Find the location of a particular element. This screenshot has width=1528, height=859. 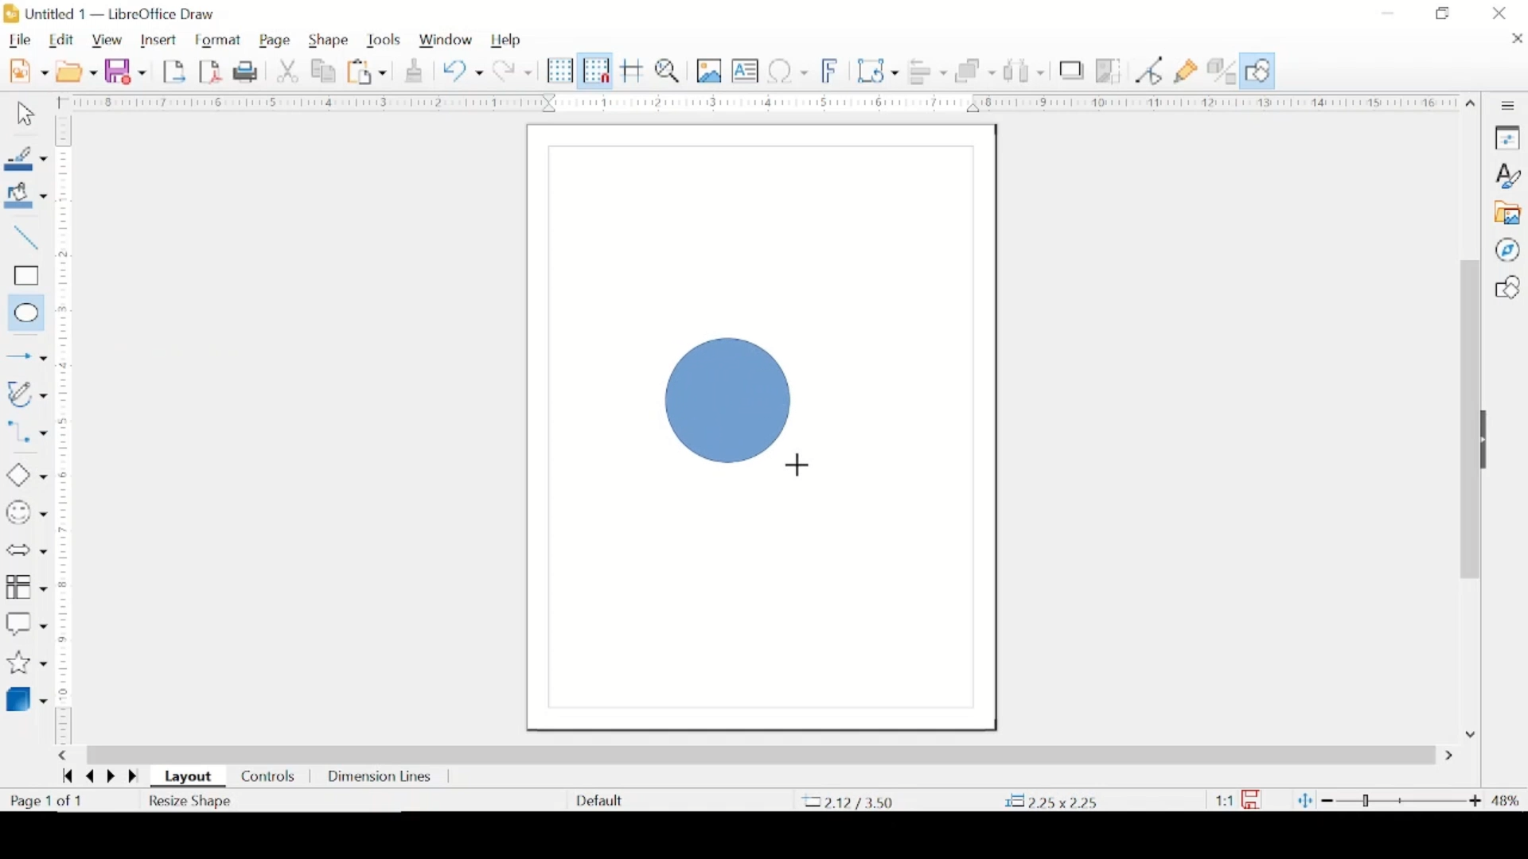

connectors is located at coordinates (26, 436).